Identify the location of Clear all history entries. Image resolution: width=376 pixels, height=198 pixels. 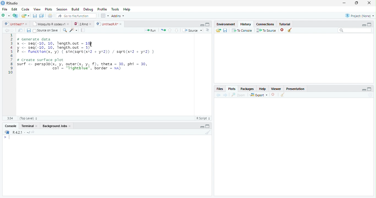
(290, 30).